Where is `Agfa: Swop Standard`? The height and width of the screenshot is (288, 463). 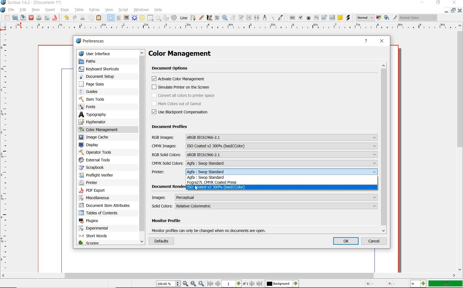
Agfa: Swop Standard is located at coordinates (213, 177).